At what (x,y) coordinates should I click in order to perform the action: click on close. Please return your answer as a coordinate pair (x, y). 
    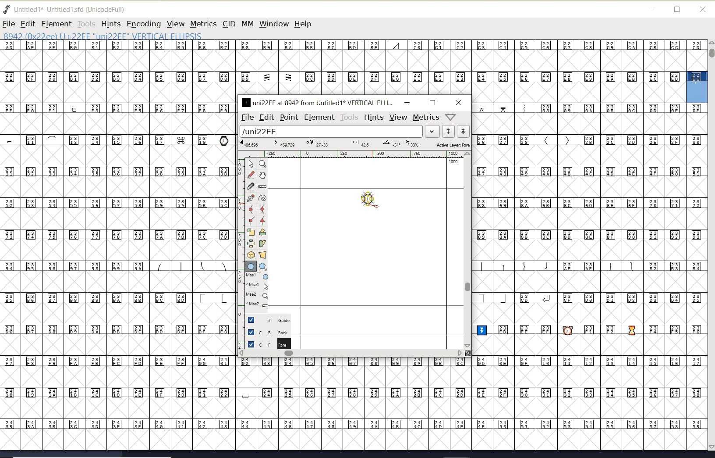
    Looking at the image, I should click on (703, 10).